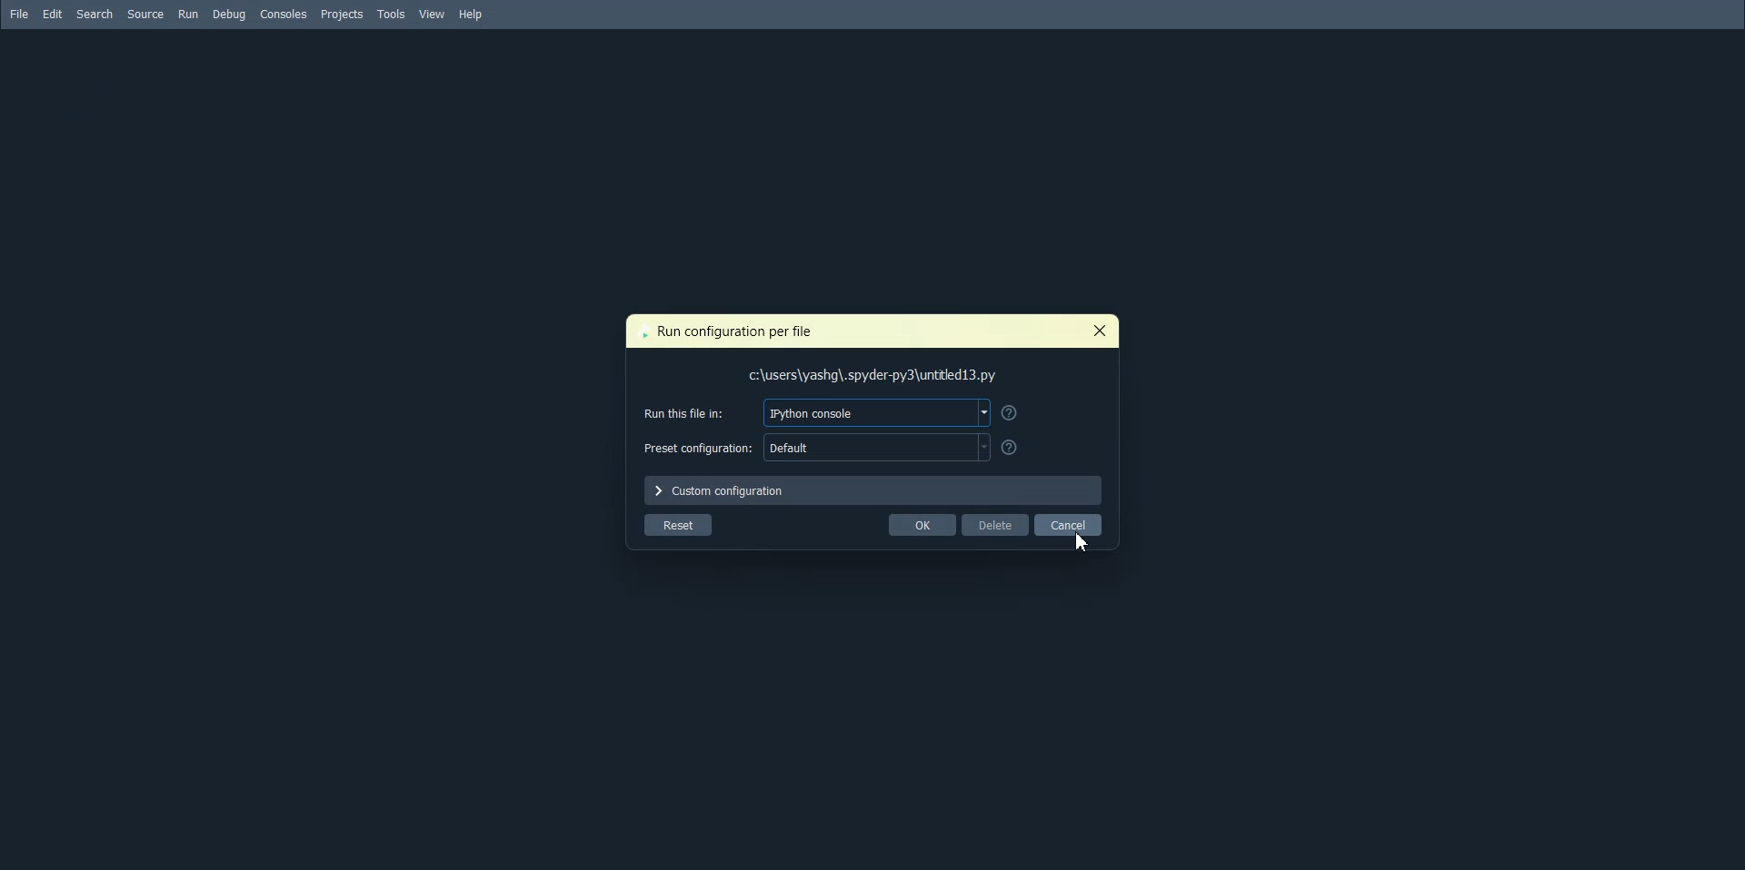 This screenshot has height=870, width=1745. Describe the element at coordinates (1012, 412) in the screenshot. I see `Get help` at that location.